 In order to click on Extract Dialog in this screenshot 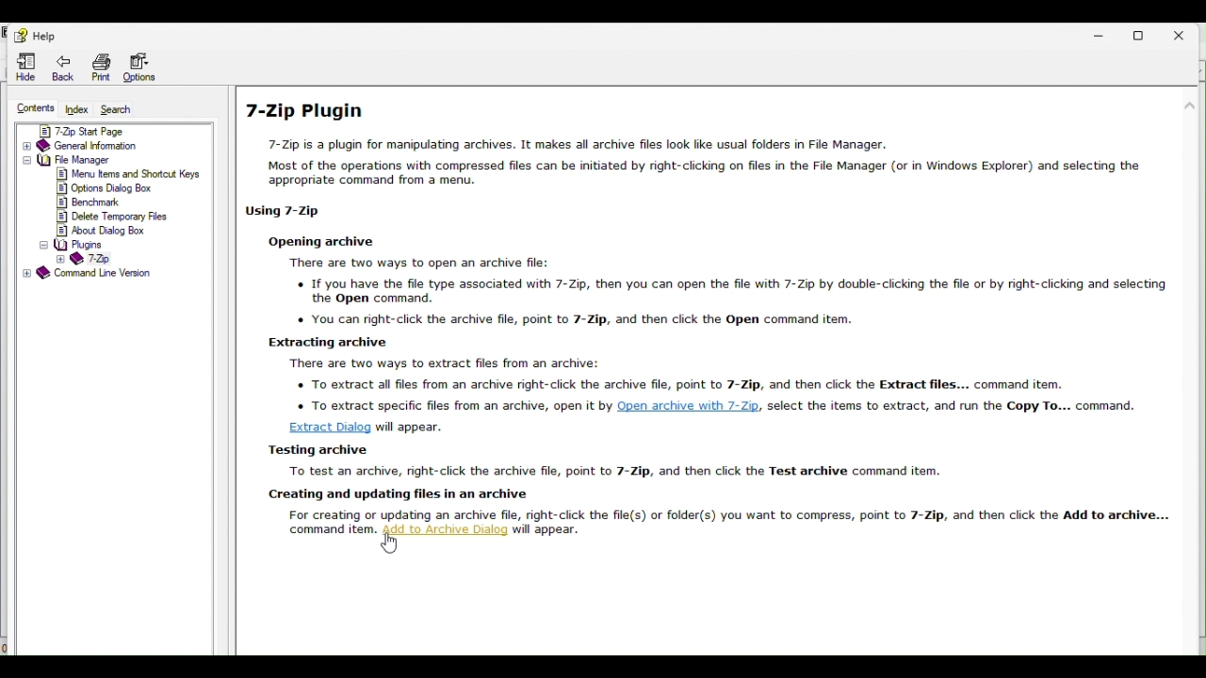, I will do `click(329, 427)`.